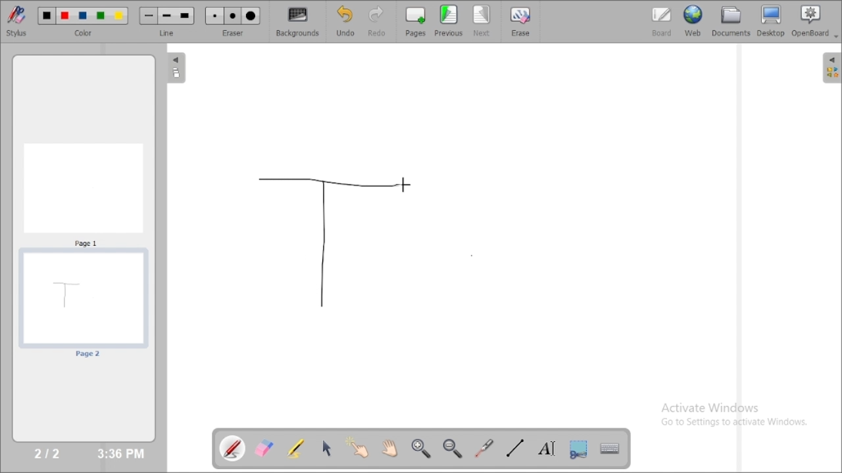  I want to click on display virtual keyboard, so click(609, 448).